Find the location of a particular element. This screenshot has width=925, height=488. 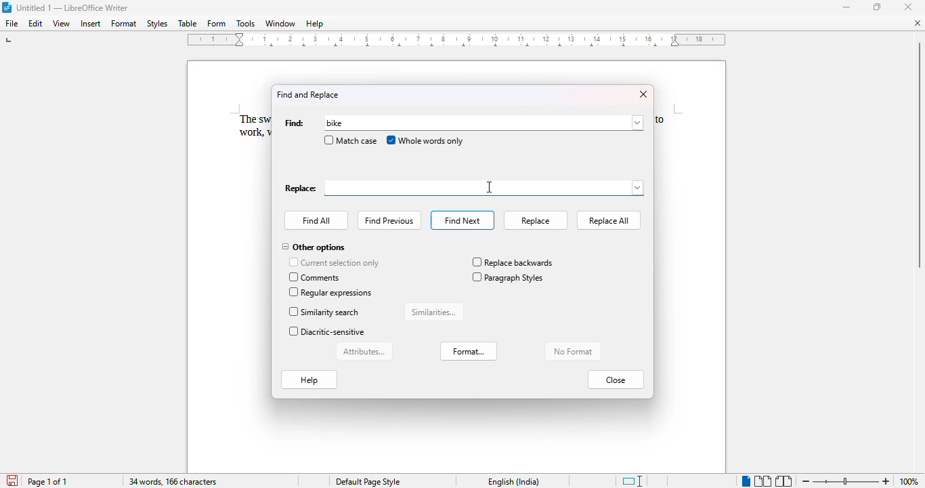

book view is located at coordinates (785, 482).